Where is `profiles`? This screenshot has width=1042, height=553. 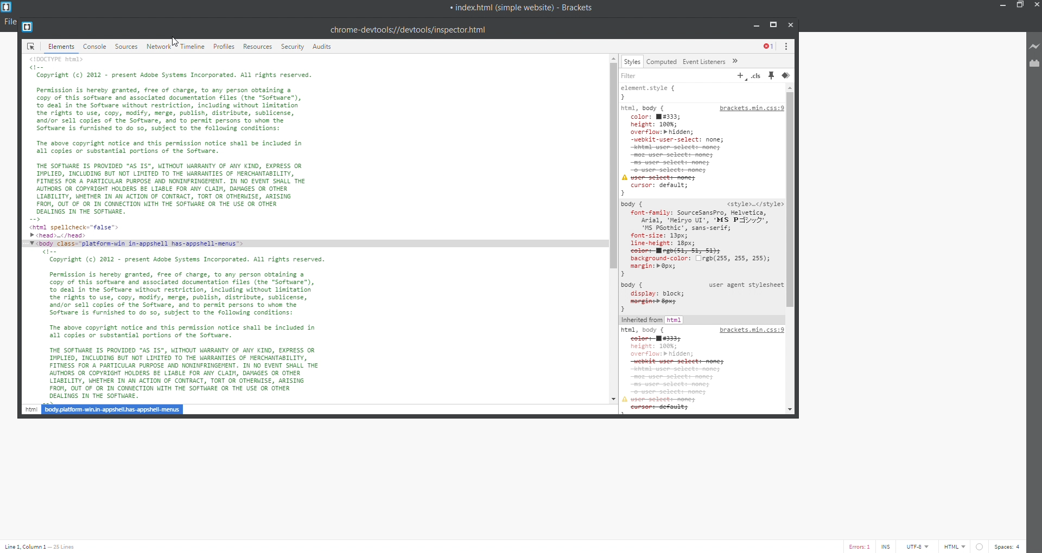
profiles is located at coordinates (223, 46).